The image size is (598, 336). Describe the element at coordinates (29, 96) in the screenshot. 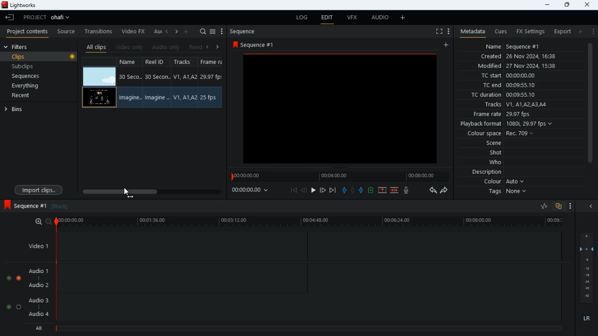

I see `recent` at that location.